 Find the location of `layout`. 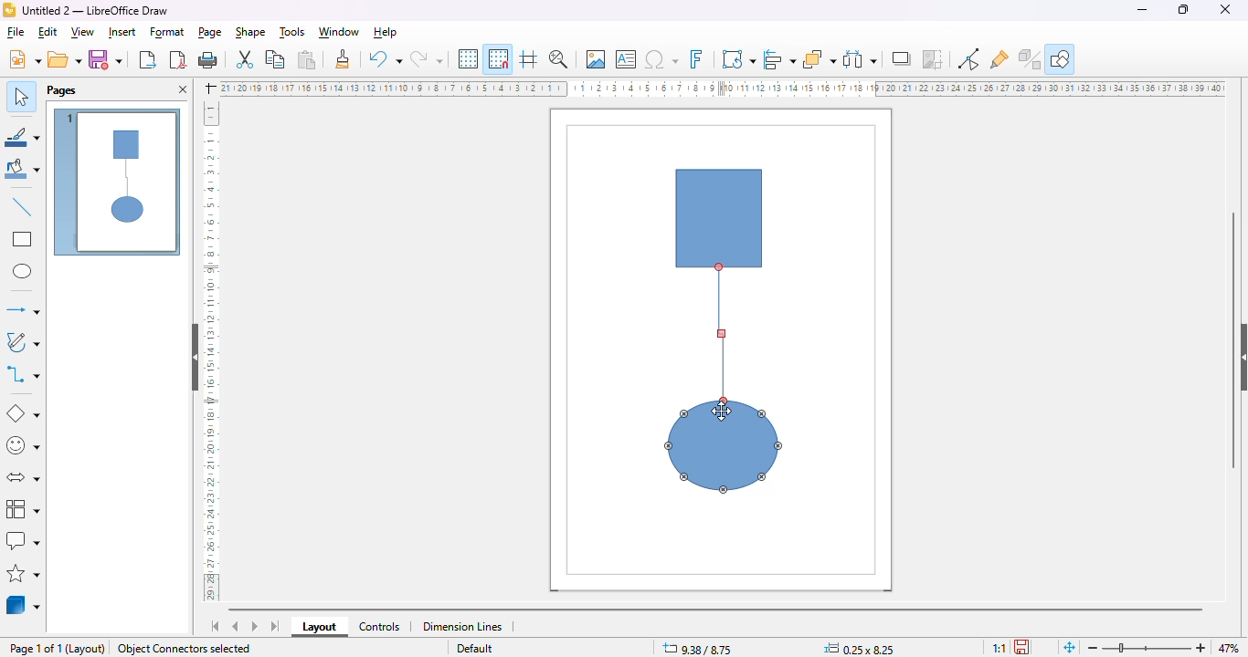

layout is located at coordinates (88, 649).